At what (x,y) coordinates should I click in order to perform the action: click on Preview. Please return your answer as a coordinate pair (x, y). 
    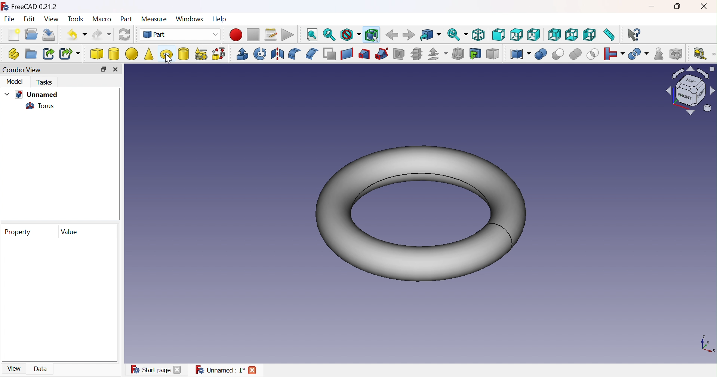
    Looking at the image, I should click on (59, 300).